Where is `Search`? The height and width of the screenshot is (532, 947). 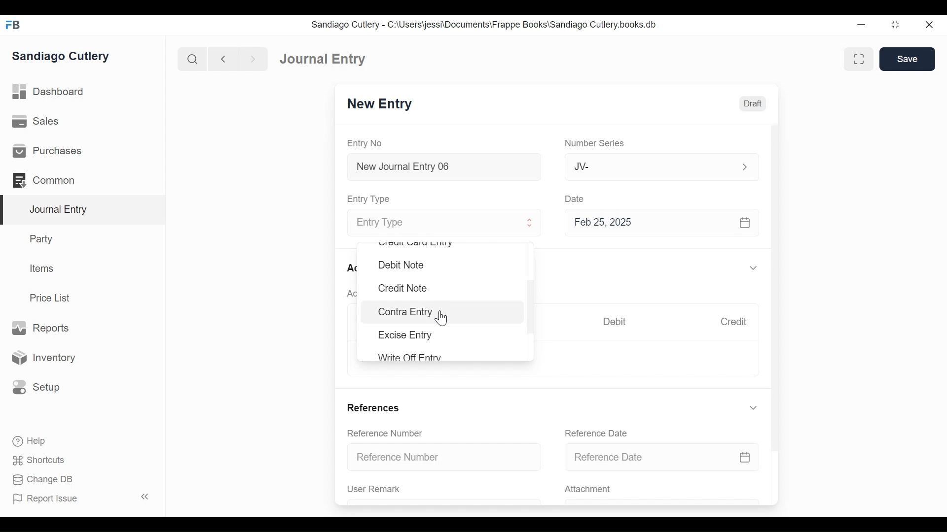 Search is located at coordinates (193, 59).